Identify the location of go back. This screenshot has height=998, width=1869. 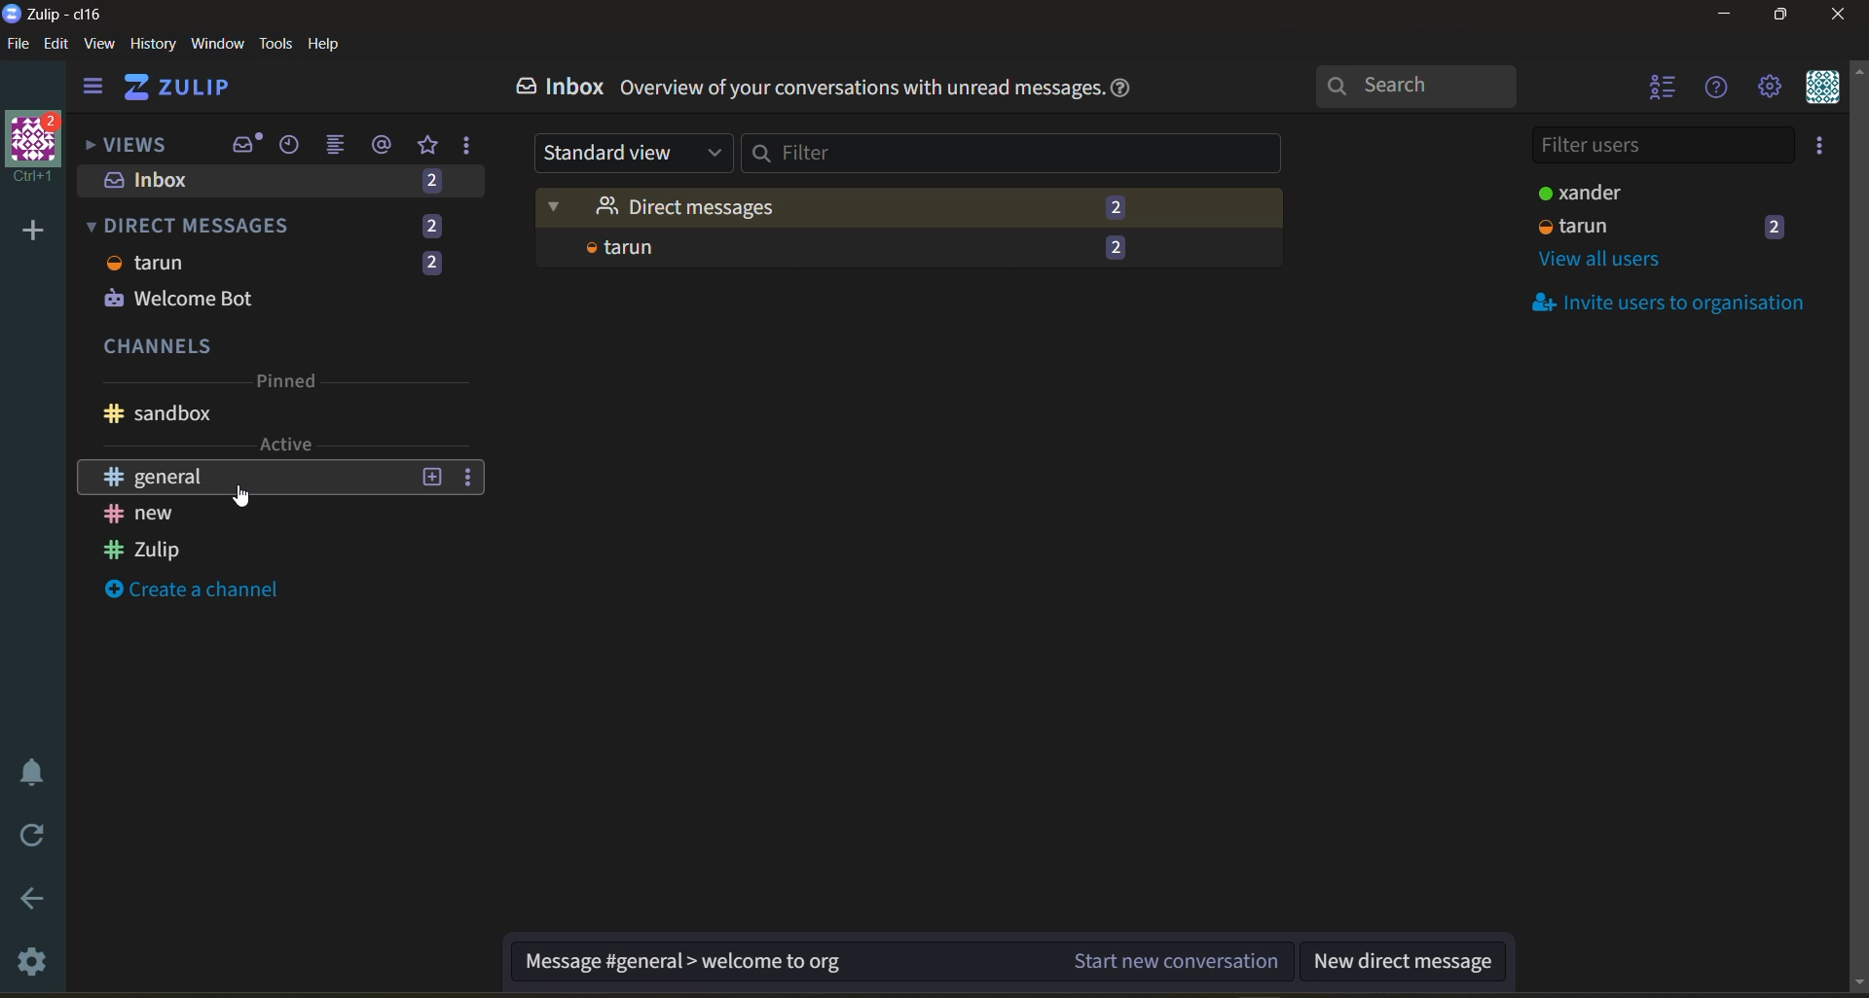
(30, 900).